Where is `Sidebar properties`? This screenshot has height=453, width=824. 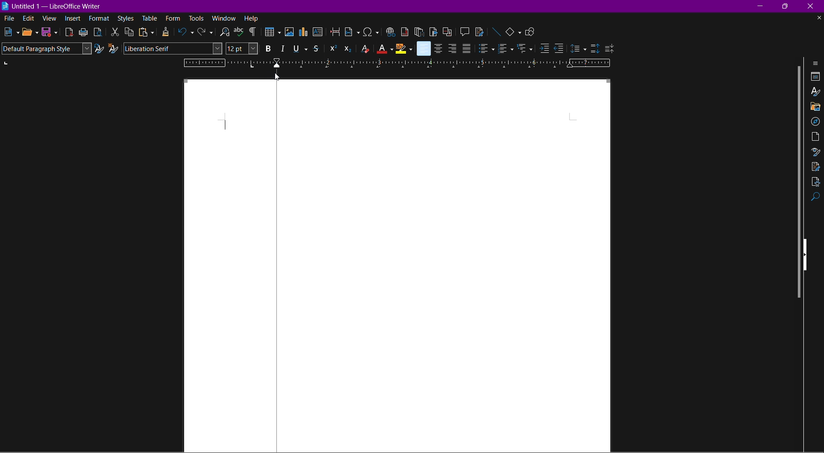
Sidebar properties is located at coordinates (816, 63).